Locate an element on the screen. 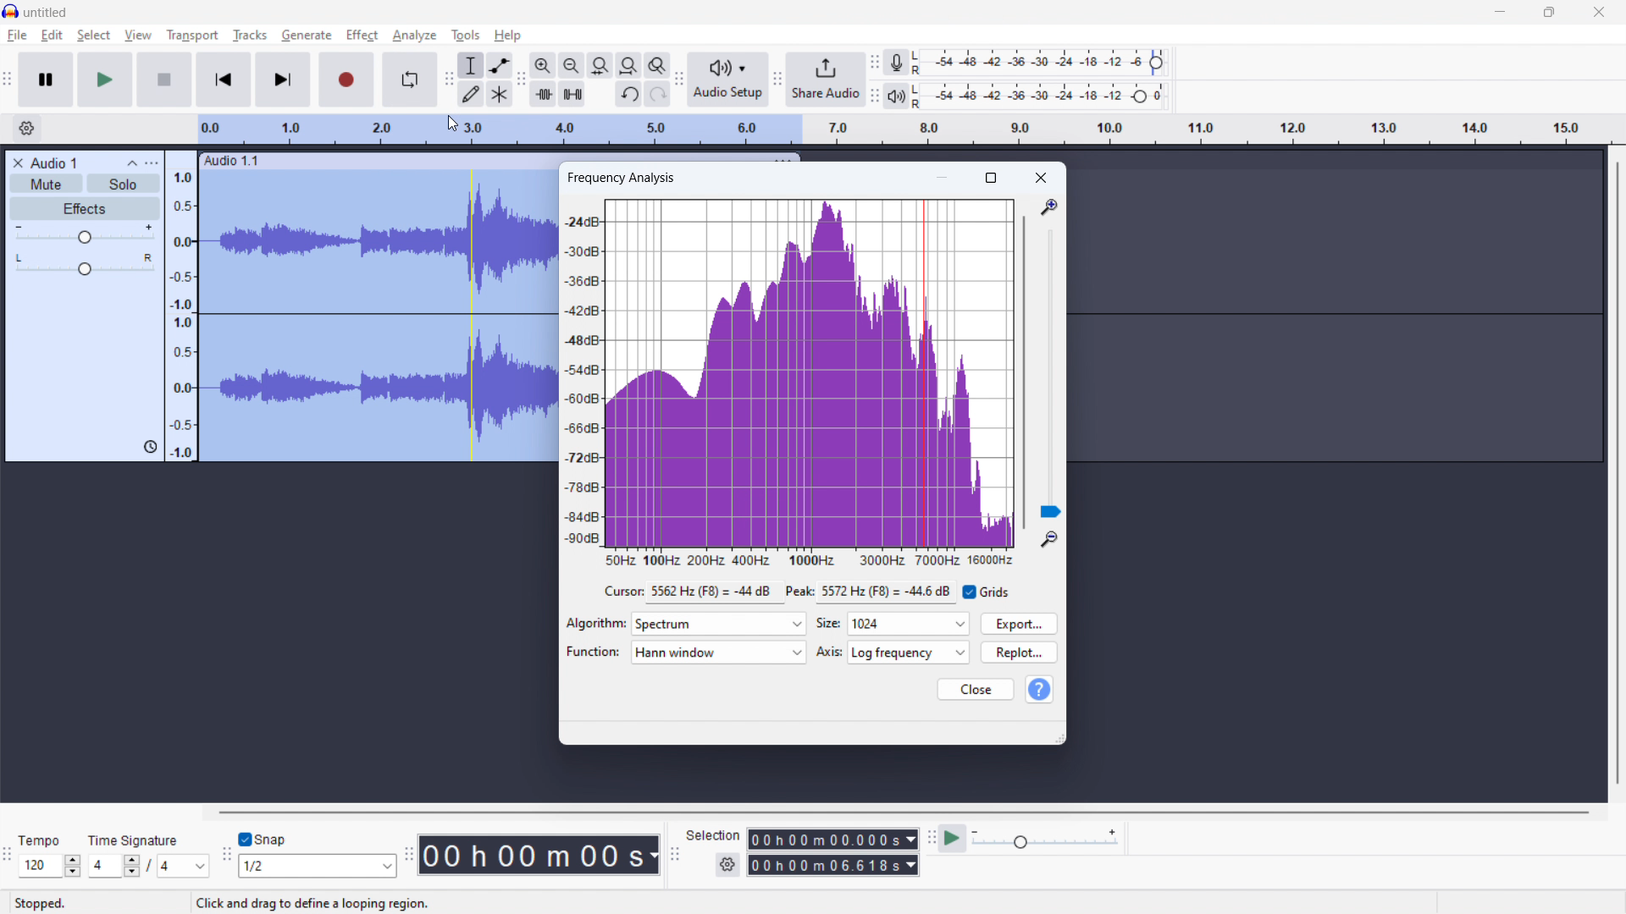  cursor position is located at coordinates (802, 592).